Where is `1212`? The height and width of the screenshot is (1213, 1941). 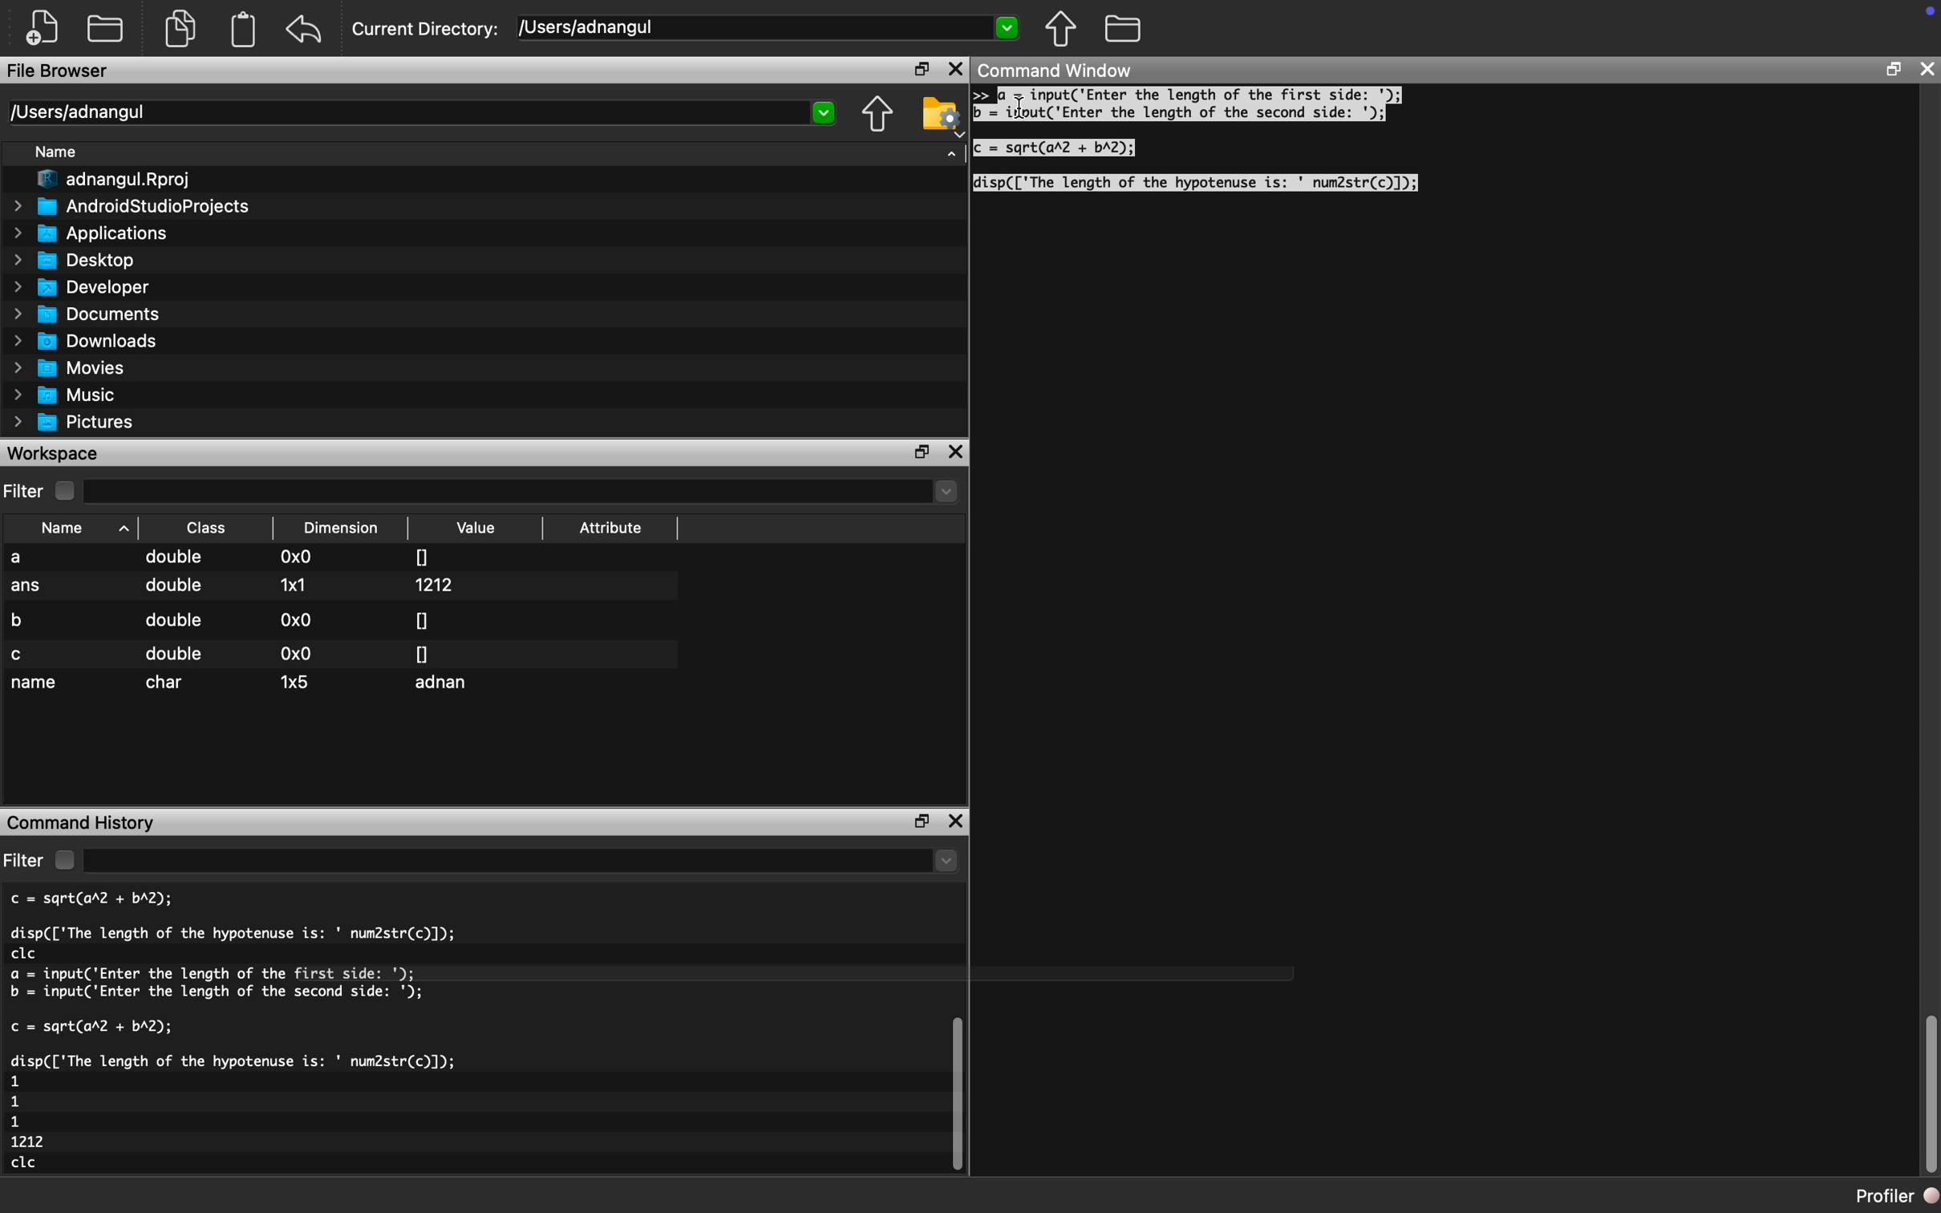 1212 is located at coordinates (439, 585).